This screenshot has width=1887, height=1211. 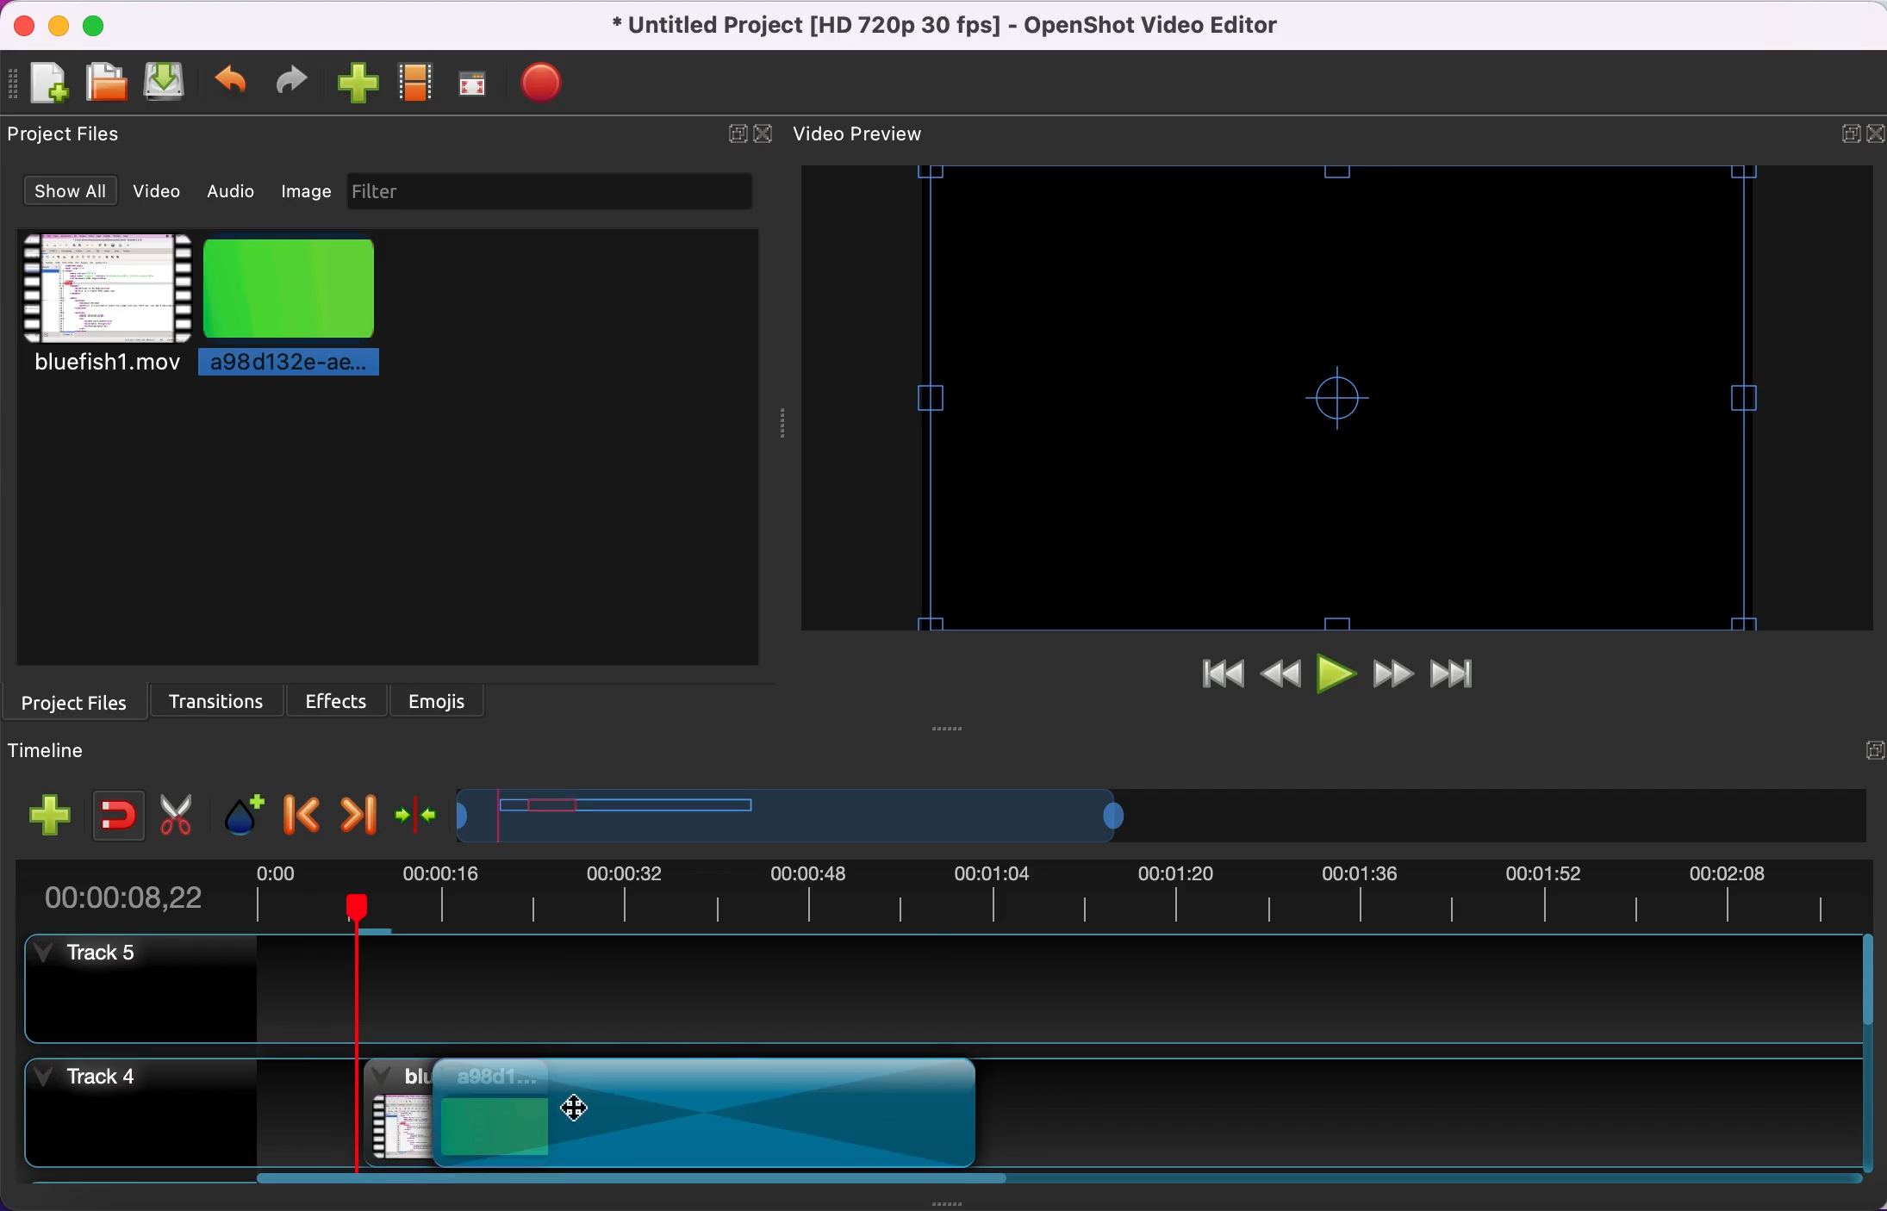 What do you see at coordinates (22, 25) in the screenshot?
I see `` at bounding box center [22, 25].